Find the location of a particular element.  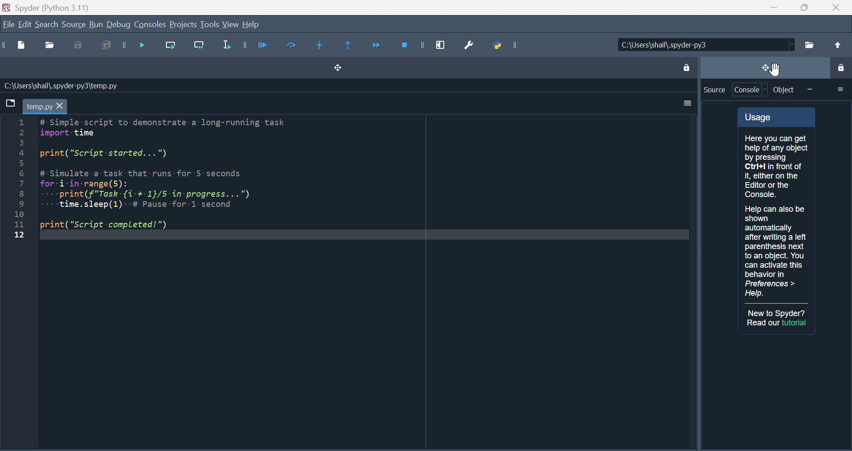

browse tabs is located at coordinates (9, 103).